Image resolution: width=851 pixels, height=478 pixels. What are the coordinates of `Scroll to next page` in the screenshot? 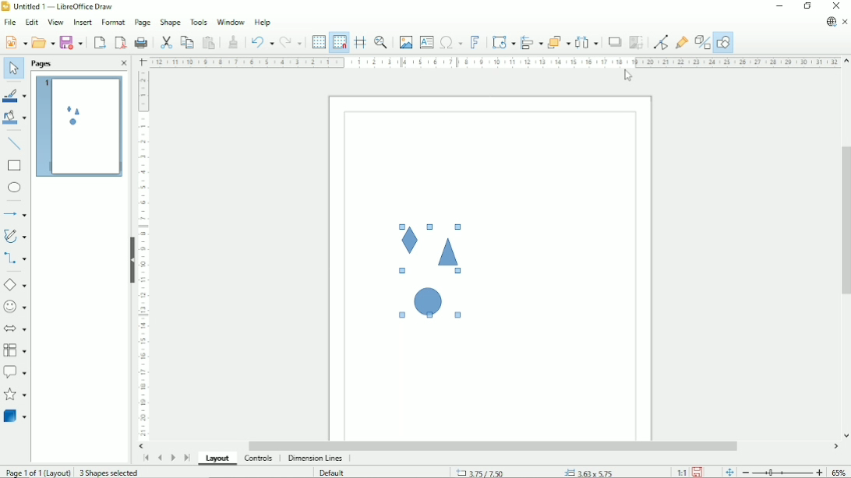 It's located at (172, 457).